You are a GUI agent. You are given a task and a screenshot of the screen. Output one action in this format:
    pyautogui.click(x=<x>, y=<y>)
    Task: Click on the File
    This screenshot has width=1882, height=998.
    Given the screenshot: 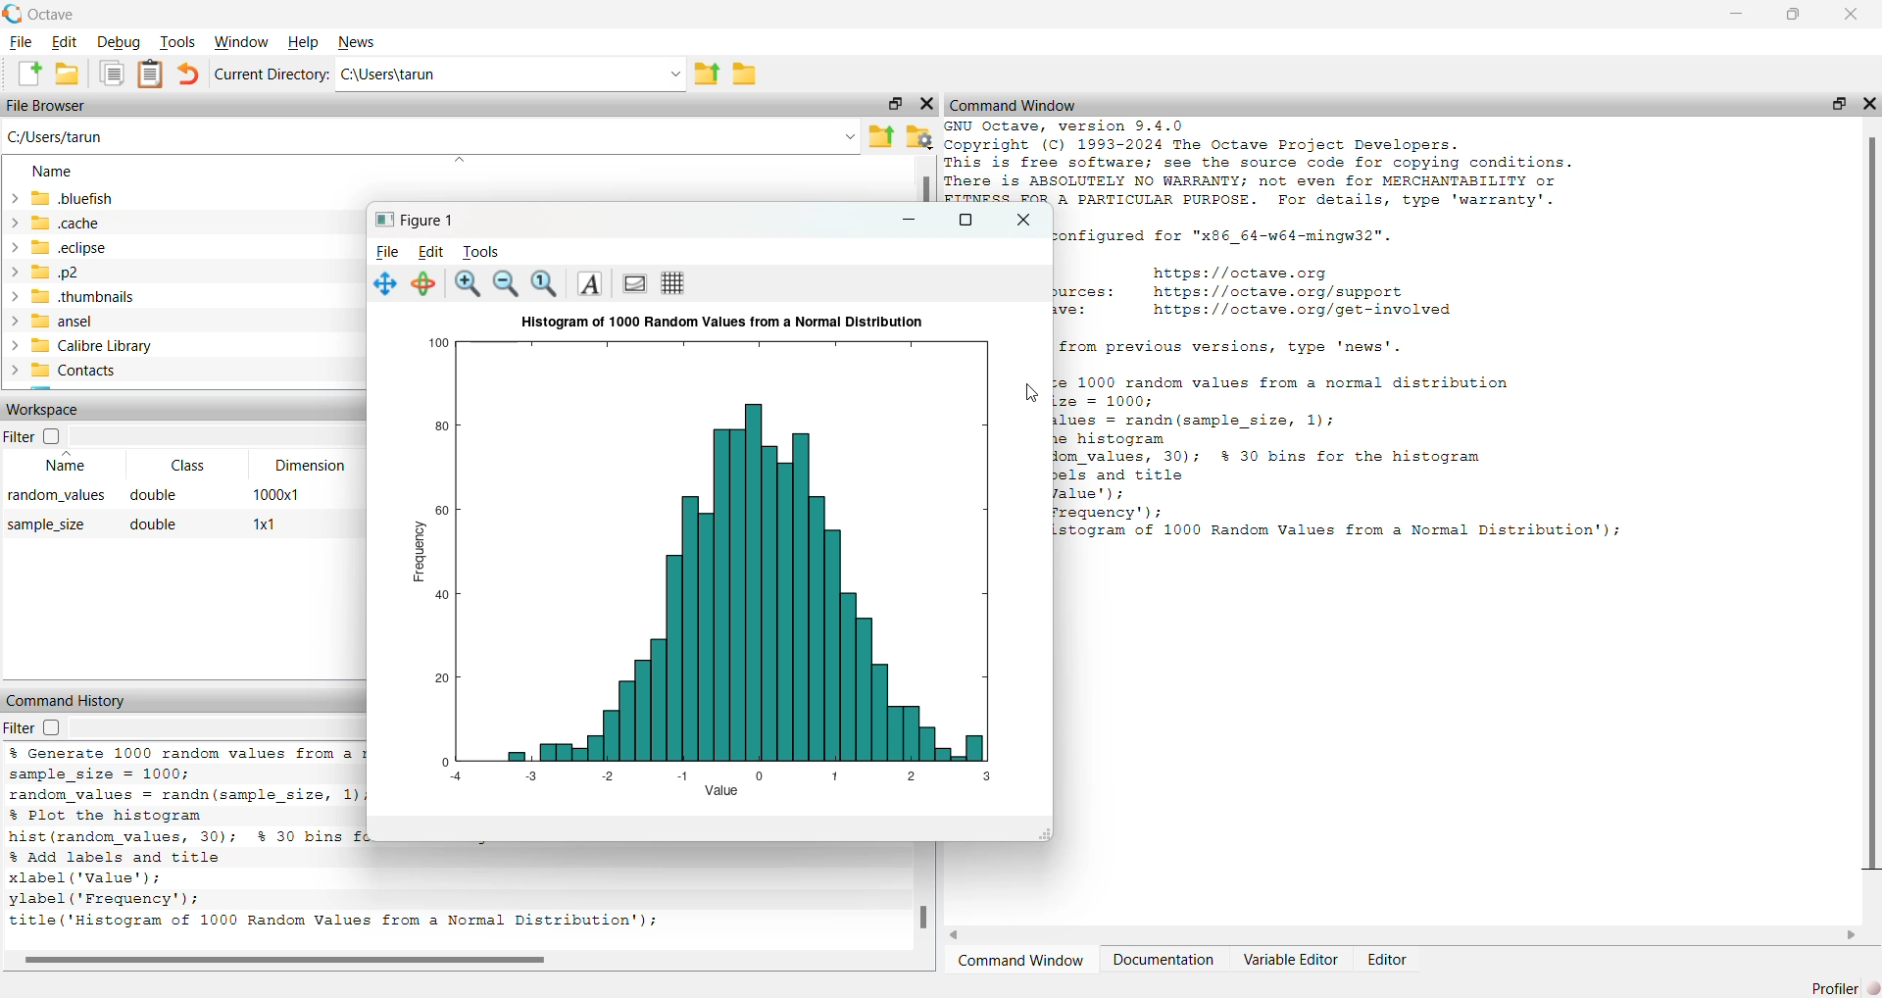 What is the action you would take?
    pyautogui.click(x=387, y=253)
    